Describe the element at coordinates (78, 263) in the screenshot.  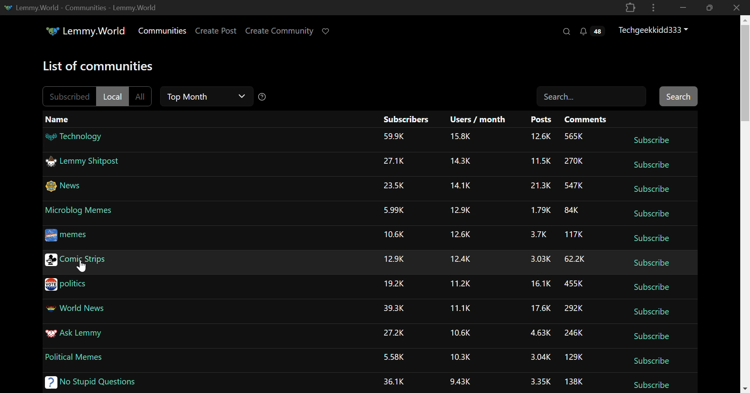
I see `Comic Strips` at that location.